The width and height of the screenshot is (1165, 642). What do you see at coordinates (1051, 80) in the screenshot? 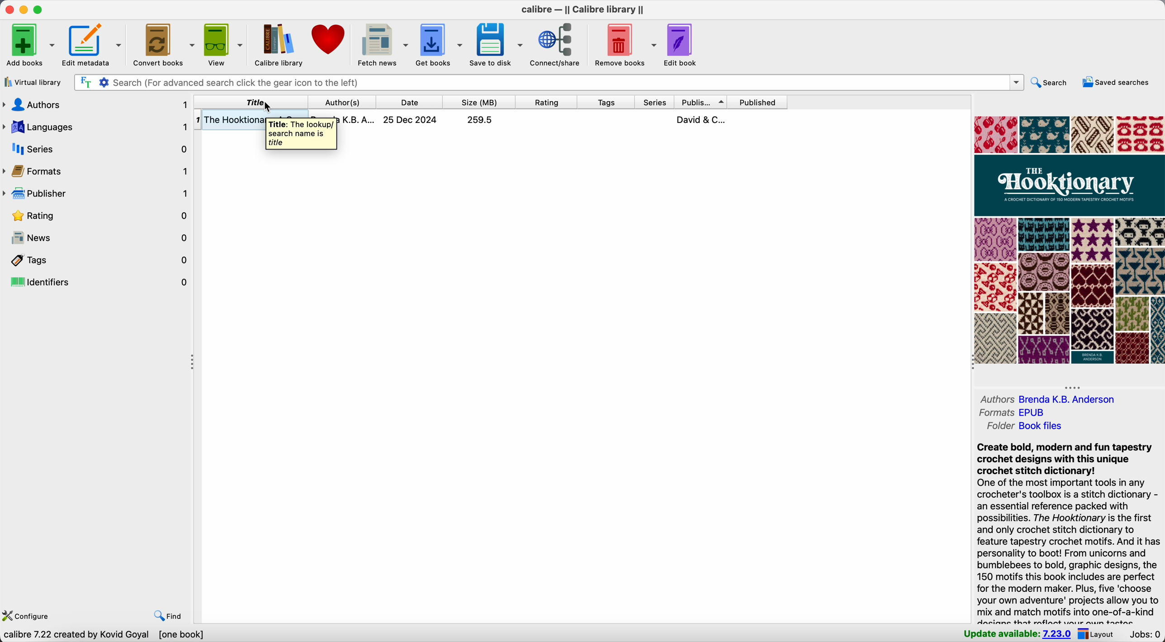
I see `search` at bounding box center [1051, 80].